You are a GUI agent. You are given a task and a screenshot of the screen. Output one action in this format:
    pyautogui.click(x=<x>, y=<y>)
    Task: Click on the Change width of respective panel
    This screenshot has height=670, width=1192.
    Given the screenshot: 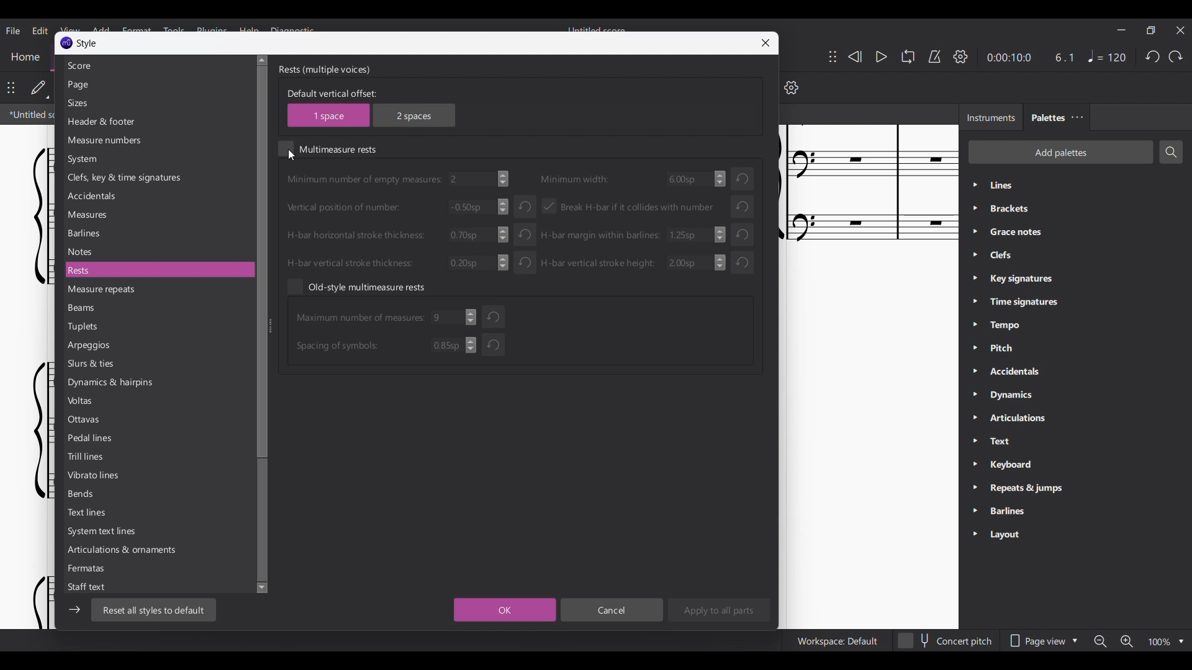 What is the action you would take?
    pyautogui.click(x=271, y=312)
    